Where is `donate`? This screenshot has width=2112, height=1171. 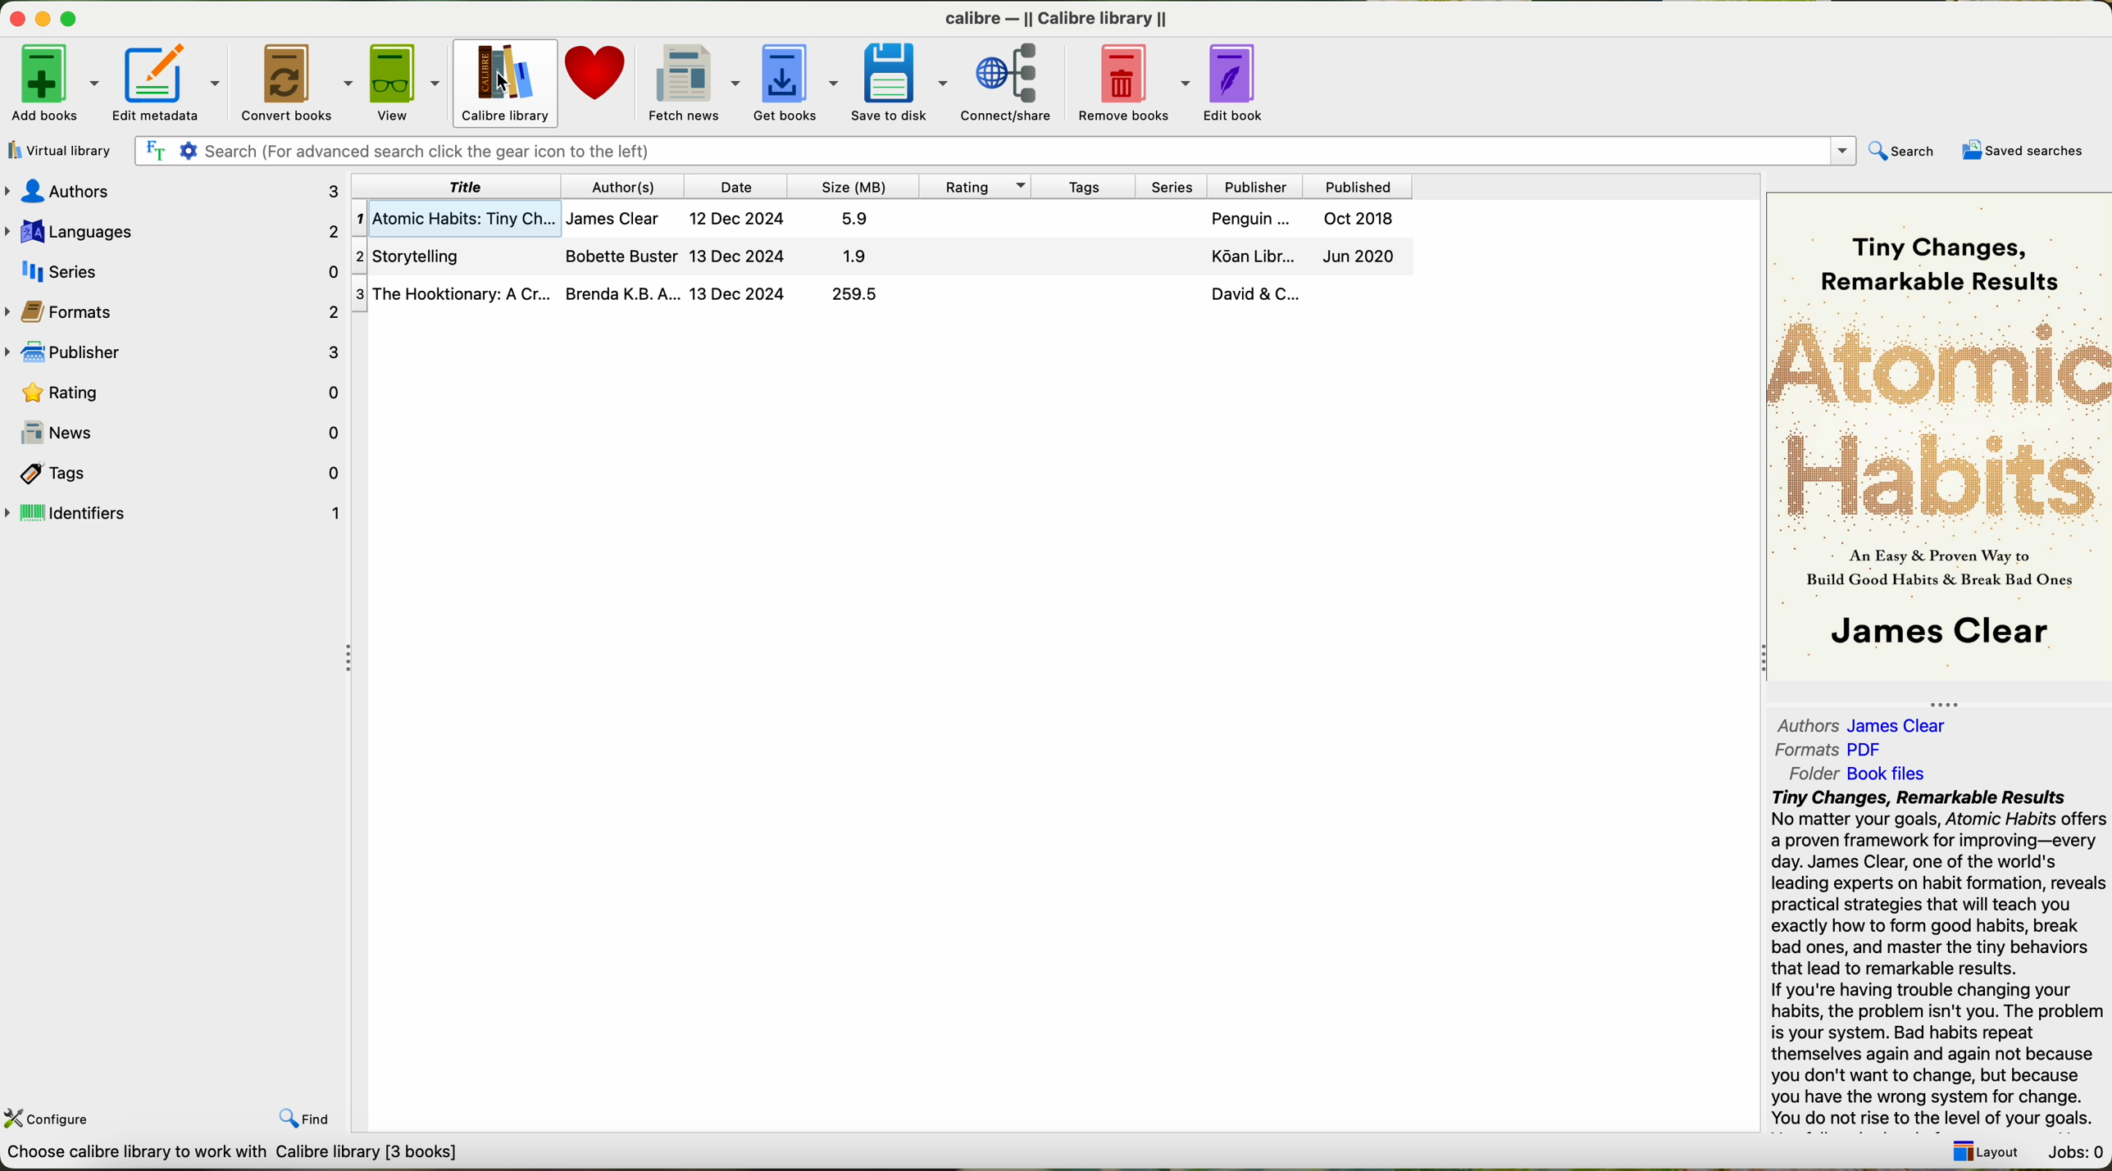
donate is located at coordinates (597, 80).